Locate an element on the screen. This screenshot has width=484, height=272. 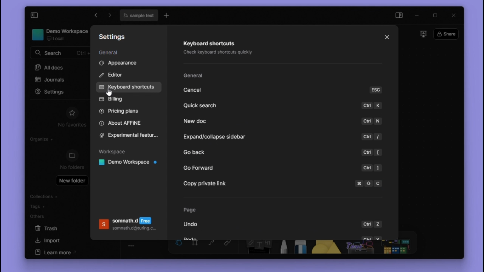
settings is located at coordinates (47, 91).